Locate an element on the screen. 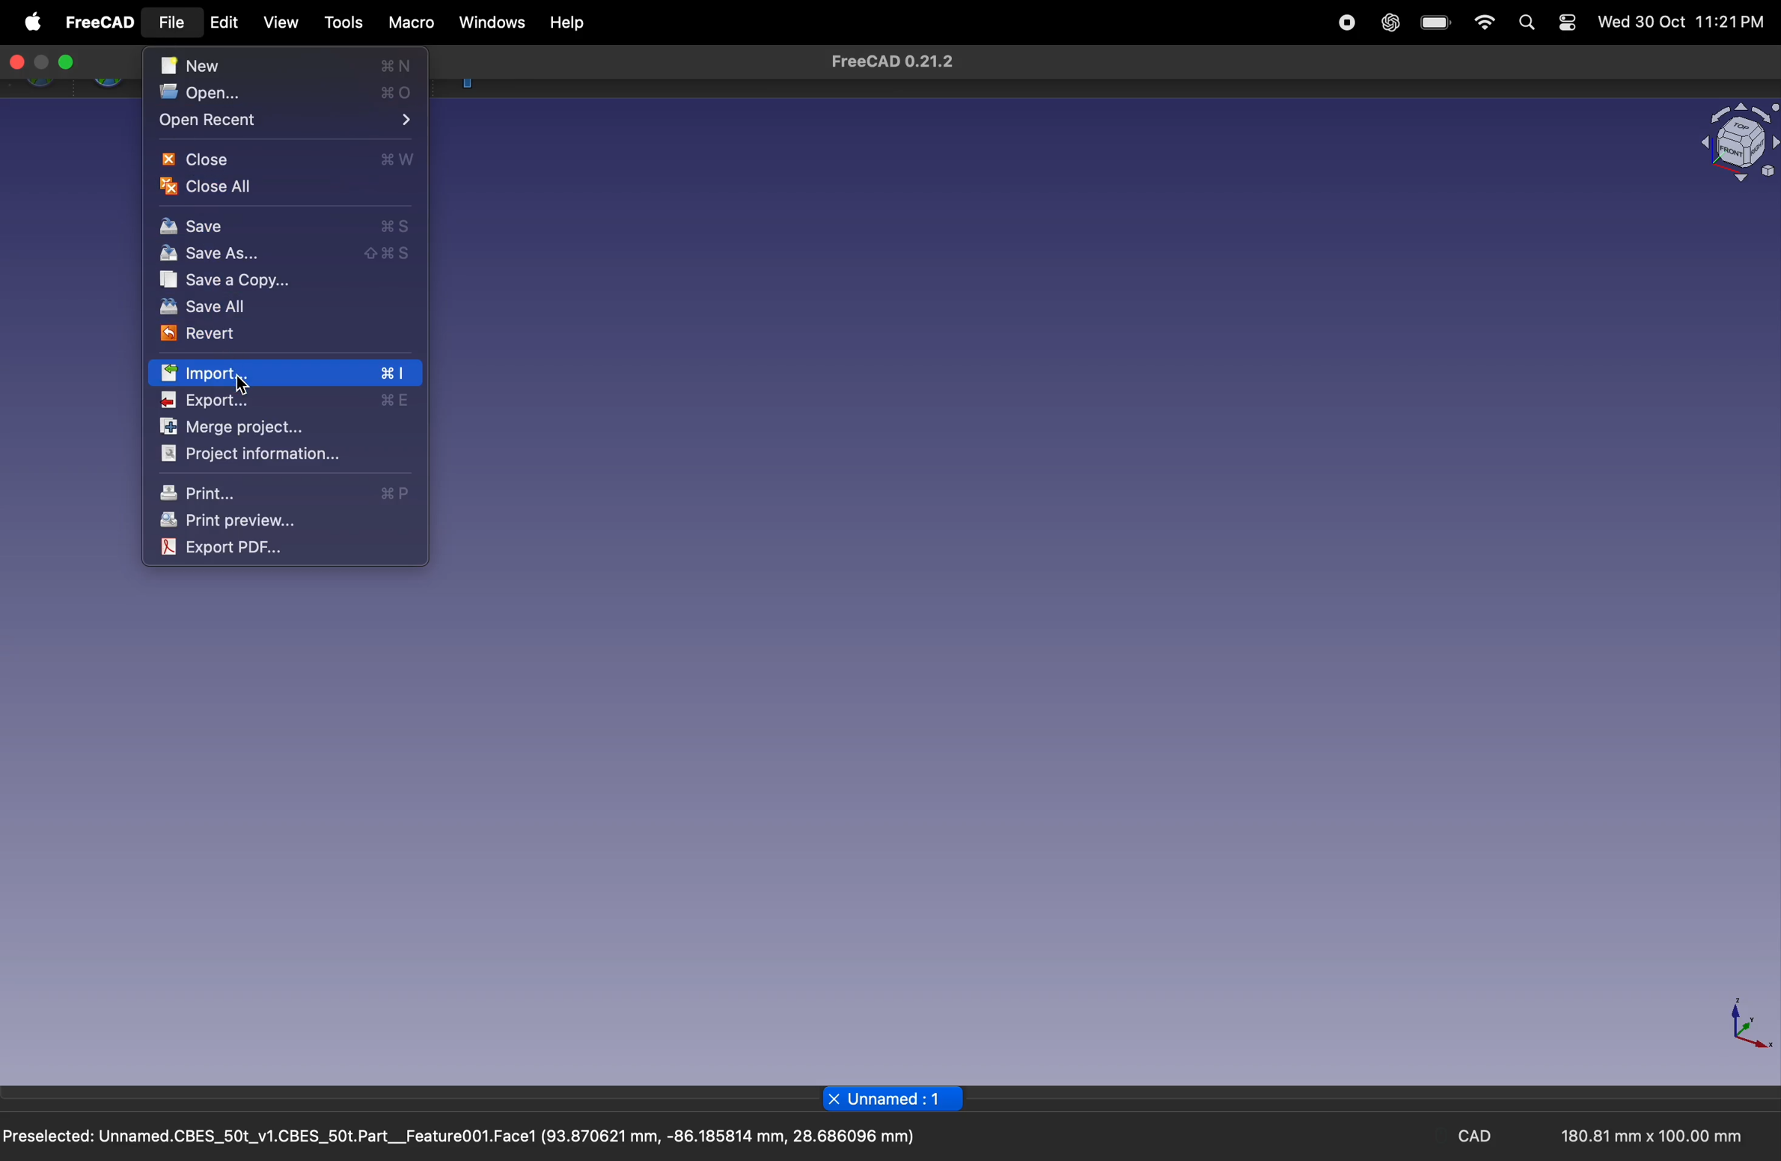 Image resolution: width=1781 pixels, height=1161 pixels. cursor is located at coordinates (159, 32).